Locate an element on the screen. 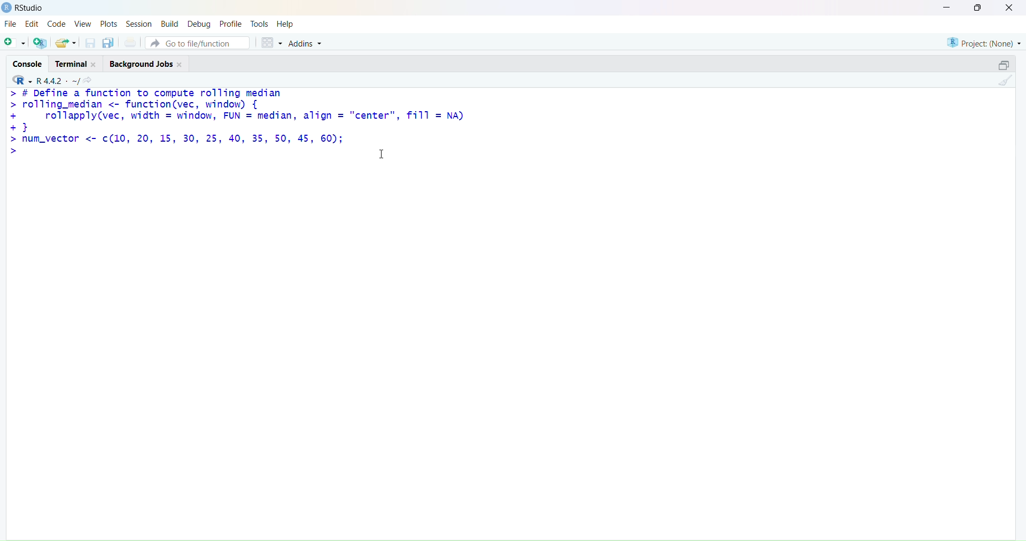  view is located at coordinates (83, 25).